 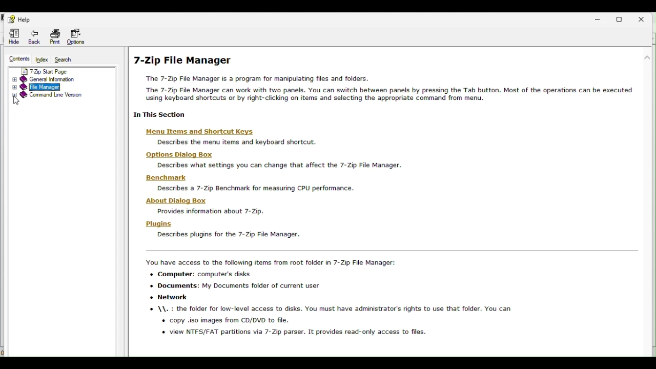 I want to click on Options Dialog Box, so click(x=177, y=155).